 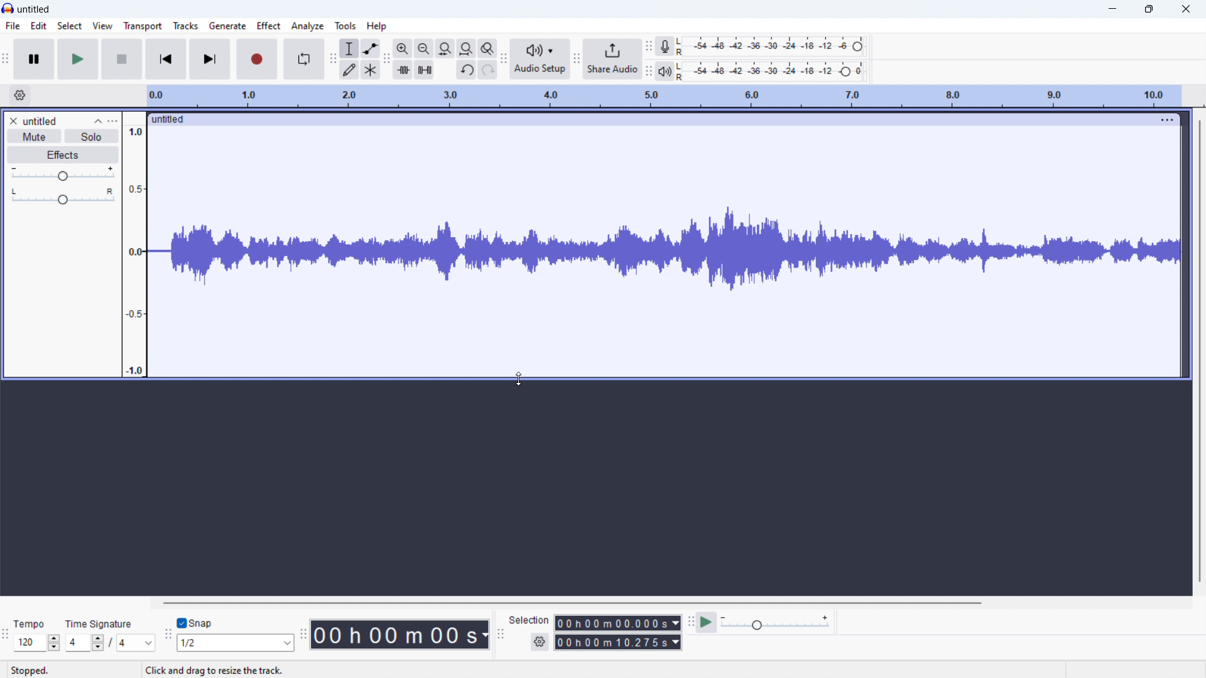 What do you see at coordinates (304, 58) in the screenshot?
I see `enable loop` at bounding box center [304, 58].